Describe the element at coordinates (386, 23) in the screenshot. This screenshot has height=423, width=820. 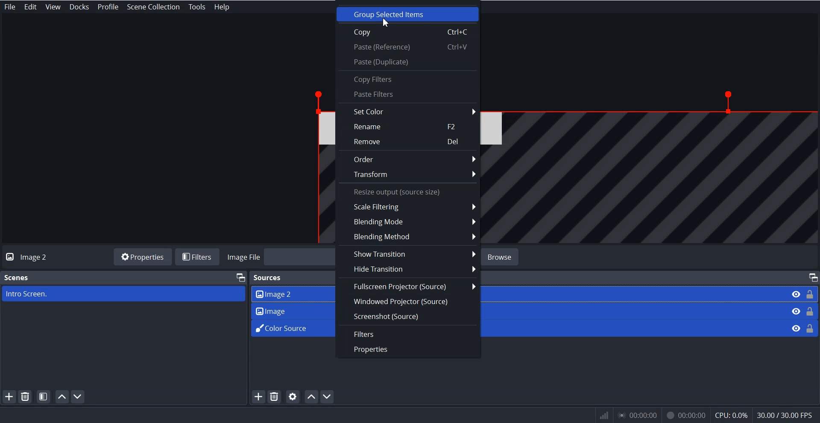
I see `Cursor` at that location.